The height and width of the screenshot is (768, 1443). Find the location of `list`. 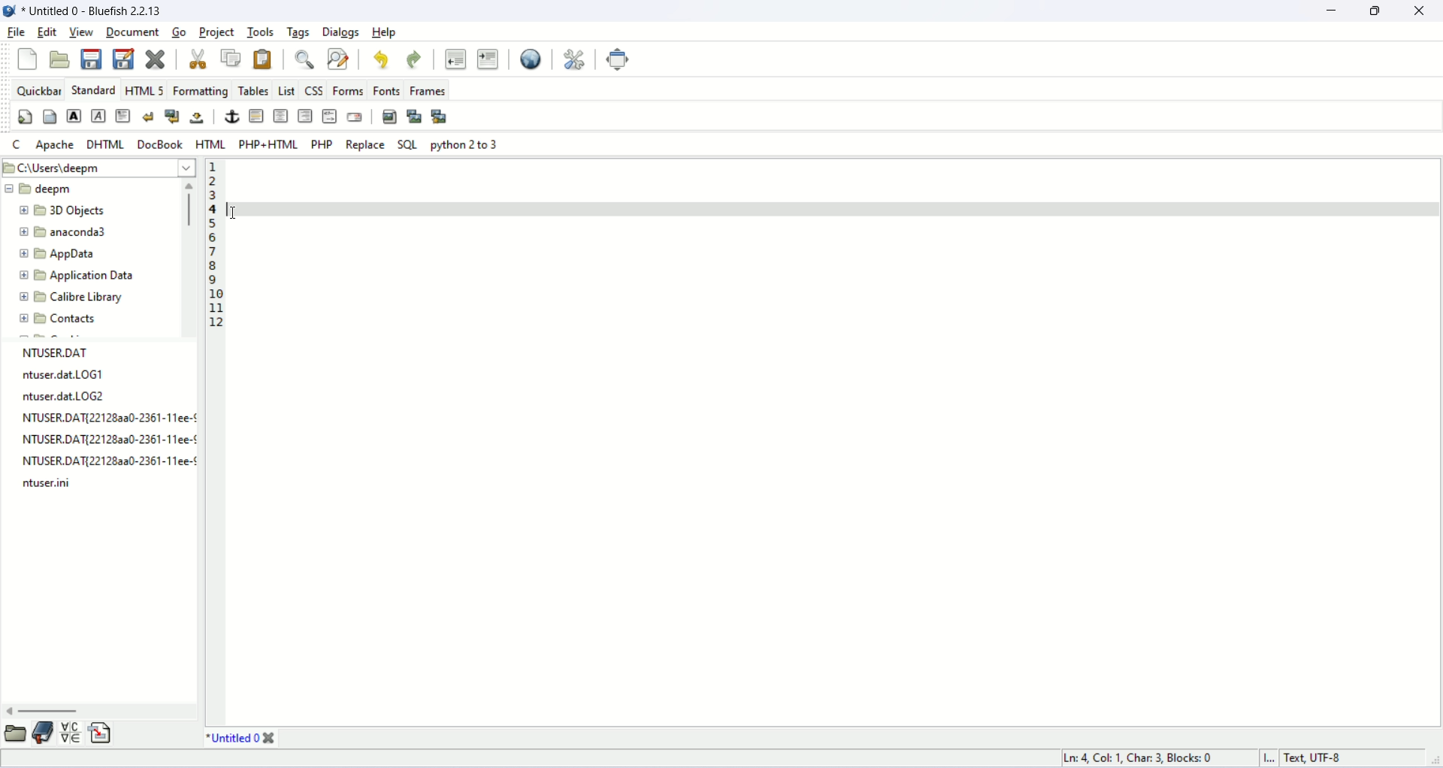

list is located at coordinates (286, 92).